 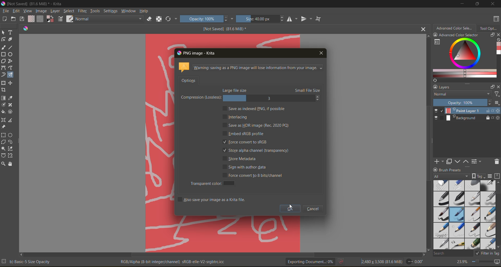 What do you see at coordinates (3, 112) in the screenshot?
I see `tool` at bounding box center [3, 112].